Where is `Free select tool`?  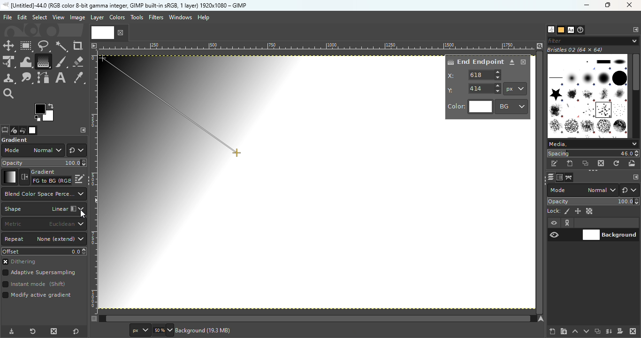
Free select tool is located at coordinates (43, 46).